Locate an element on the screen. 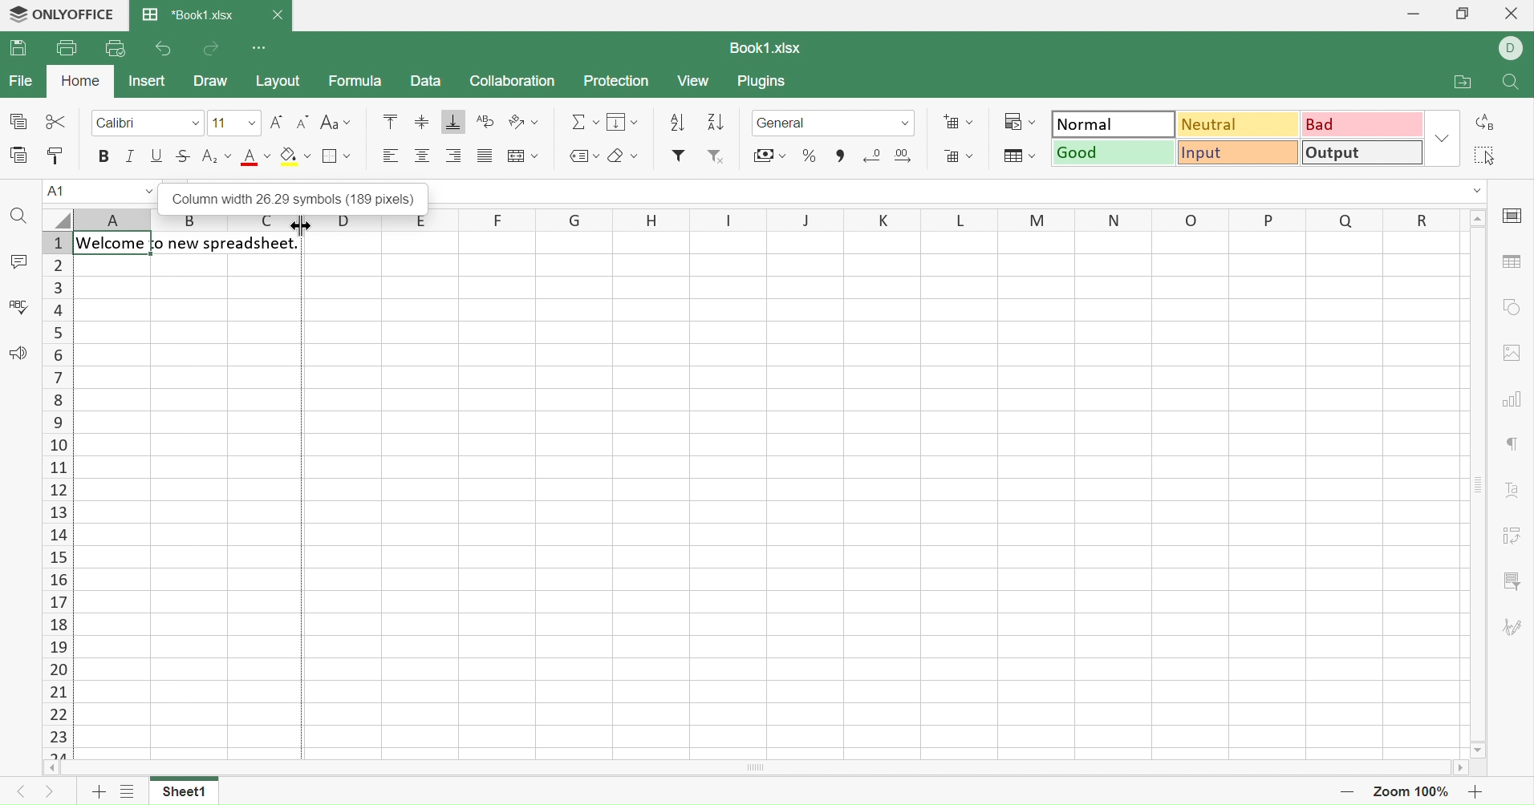 The width and height of the screenshot is (1534, 805). Ascending order is located at coordinates (677, 123).